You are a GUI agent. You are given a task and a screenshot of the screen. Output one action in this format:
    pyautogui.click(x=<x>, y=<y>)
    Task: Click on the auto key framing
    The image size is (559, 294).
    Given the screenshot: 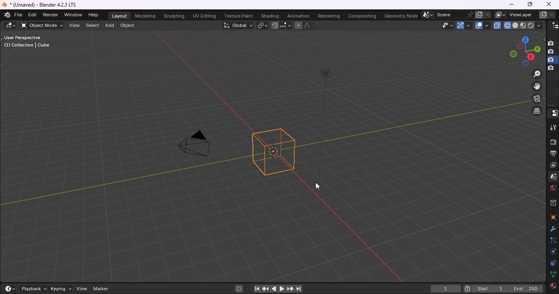 What is the action you would take?
    pyautogui.click(x=248, y=289)
    